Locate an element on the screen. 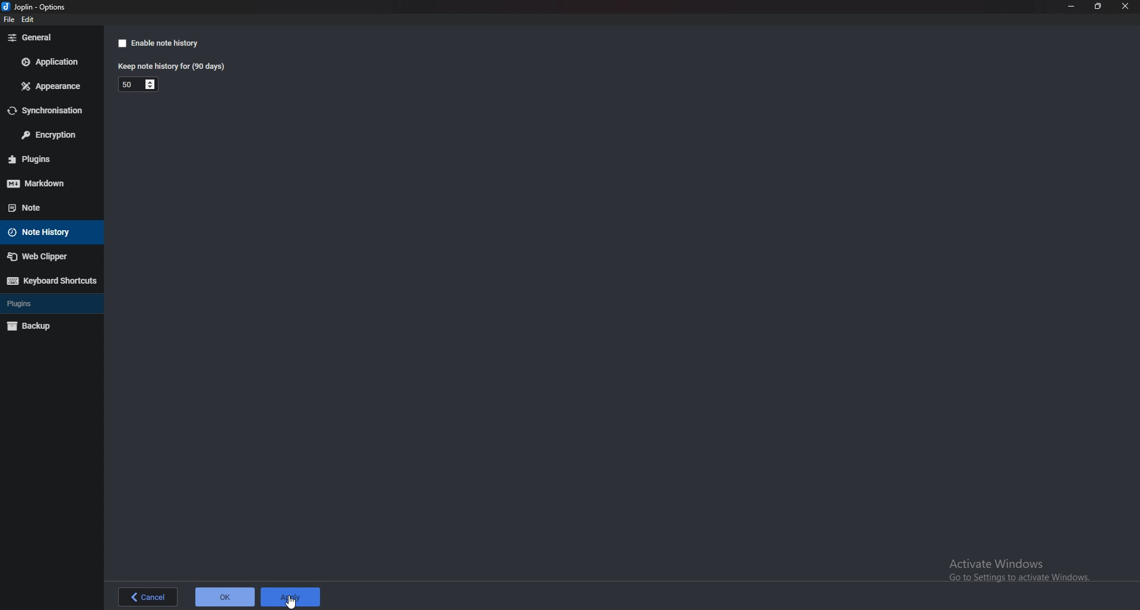 This screenshot has width=1140, height=610. Web Clipper is located at coordinates (47, 256).